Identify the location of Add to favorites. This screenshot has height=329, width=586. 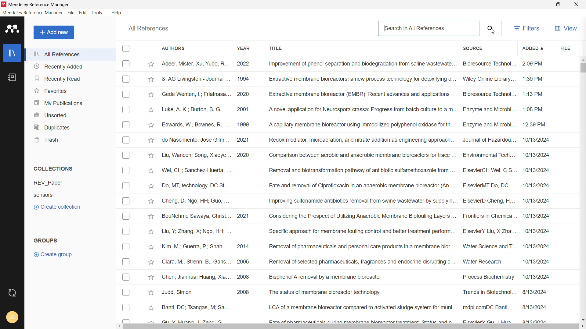
(152, 231).